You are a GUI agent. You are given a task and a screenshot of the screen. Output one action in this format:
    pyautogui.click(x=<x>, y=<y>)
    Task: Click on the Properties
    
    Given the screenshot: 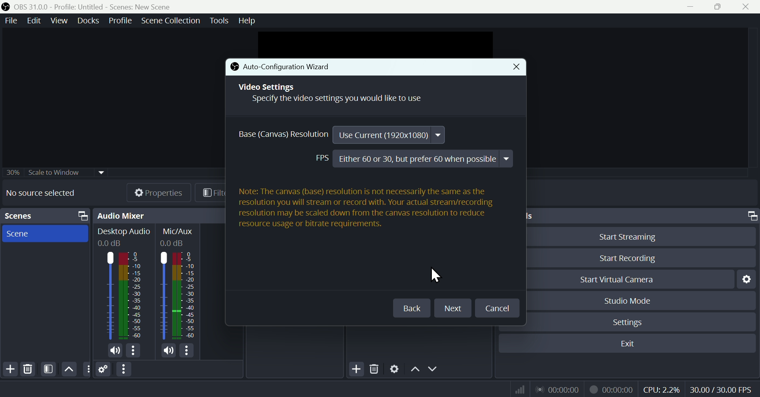 What is the action you would take?
    pyautogui.click(x=151, y=192)
    